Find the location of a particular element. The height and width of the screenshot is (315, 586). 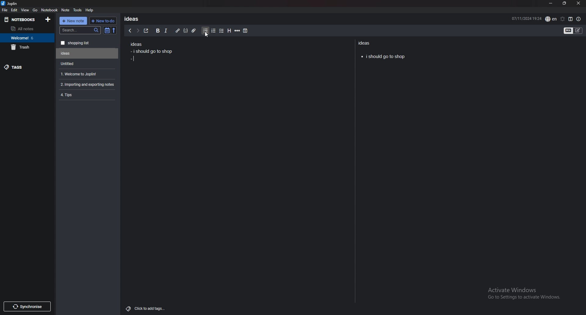

notebook is located at coordinates (49, 9).